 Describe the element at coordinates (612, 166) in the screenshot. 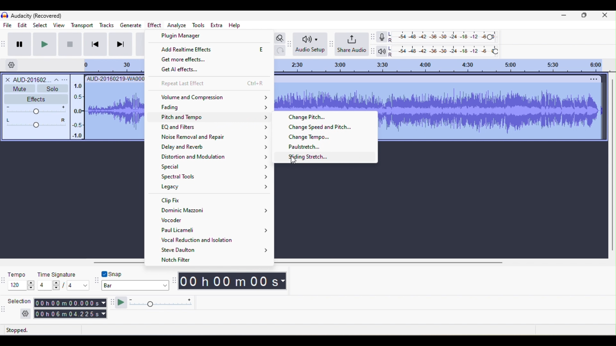

I see `vertical scroll bar` at that location.